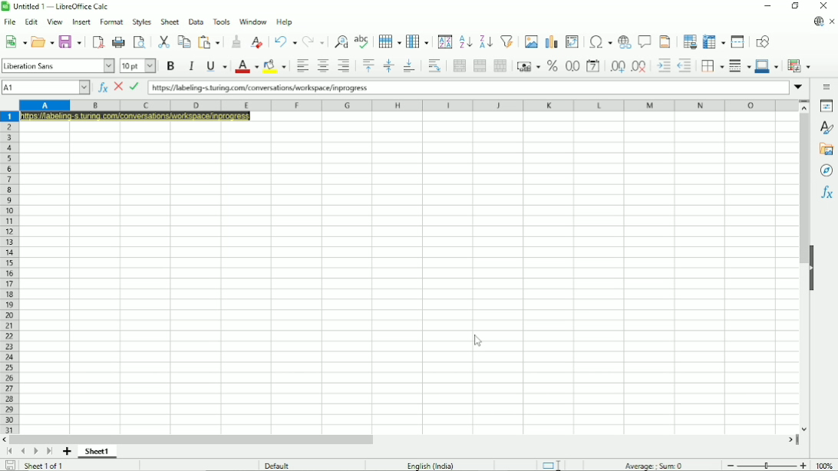 This screenshot has width=838, height=471. Describe the element at coordinates (827, 87) in the screenshot. I see `Sidebar settings` at that location.